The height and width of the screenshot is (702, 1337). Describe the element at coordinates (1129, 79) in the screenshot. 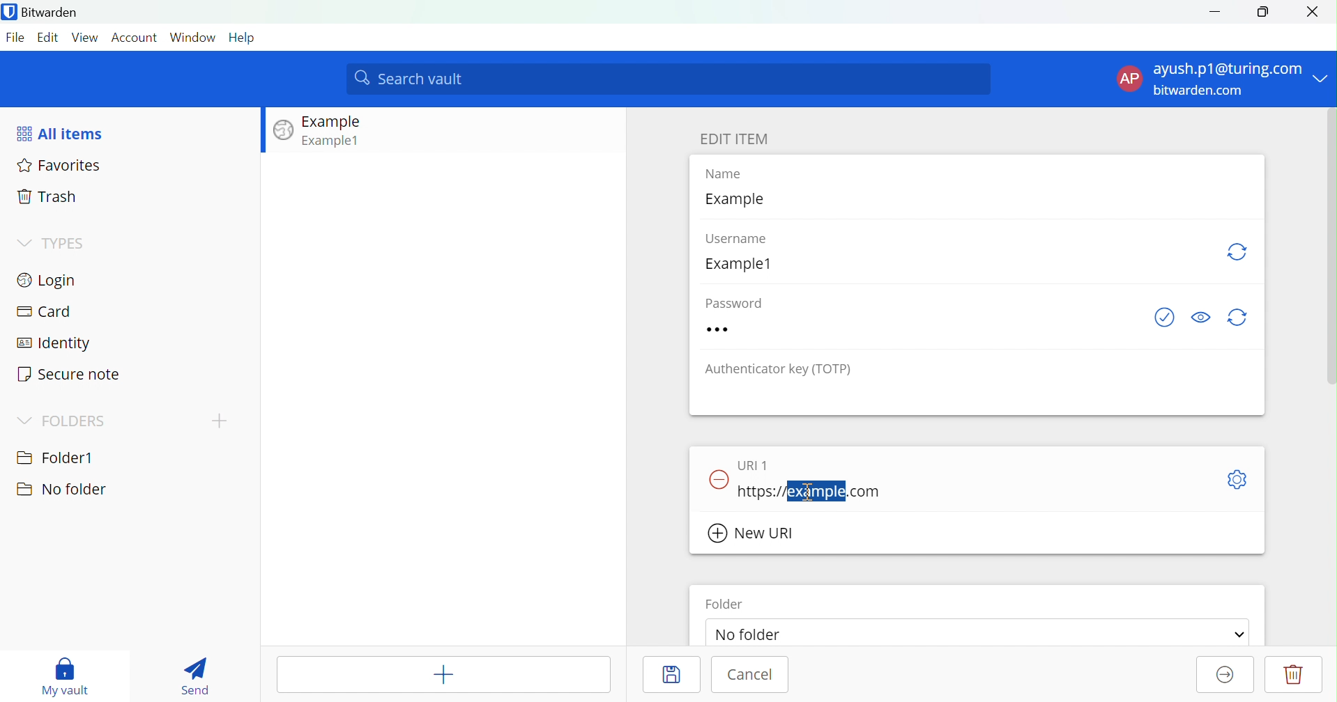

I see `AP` at that location.